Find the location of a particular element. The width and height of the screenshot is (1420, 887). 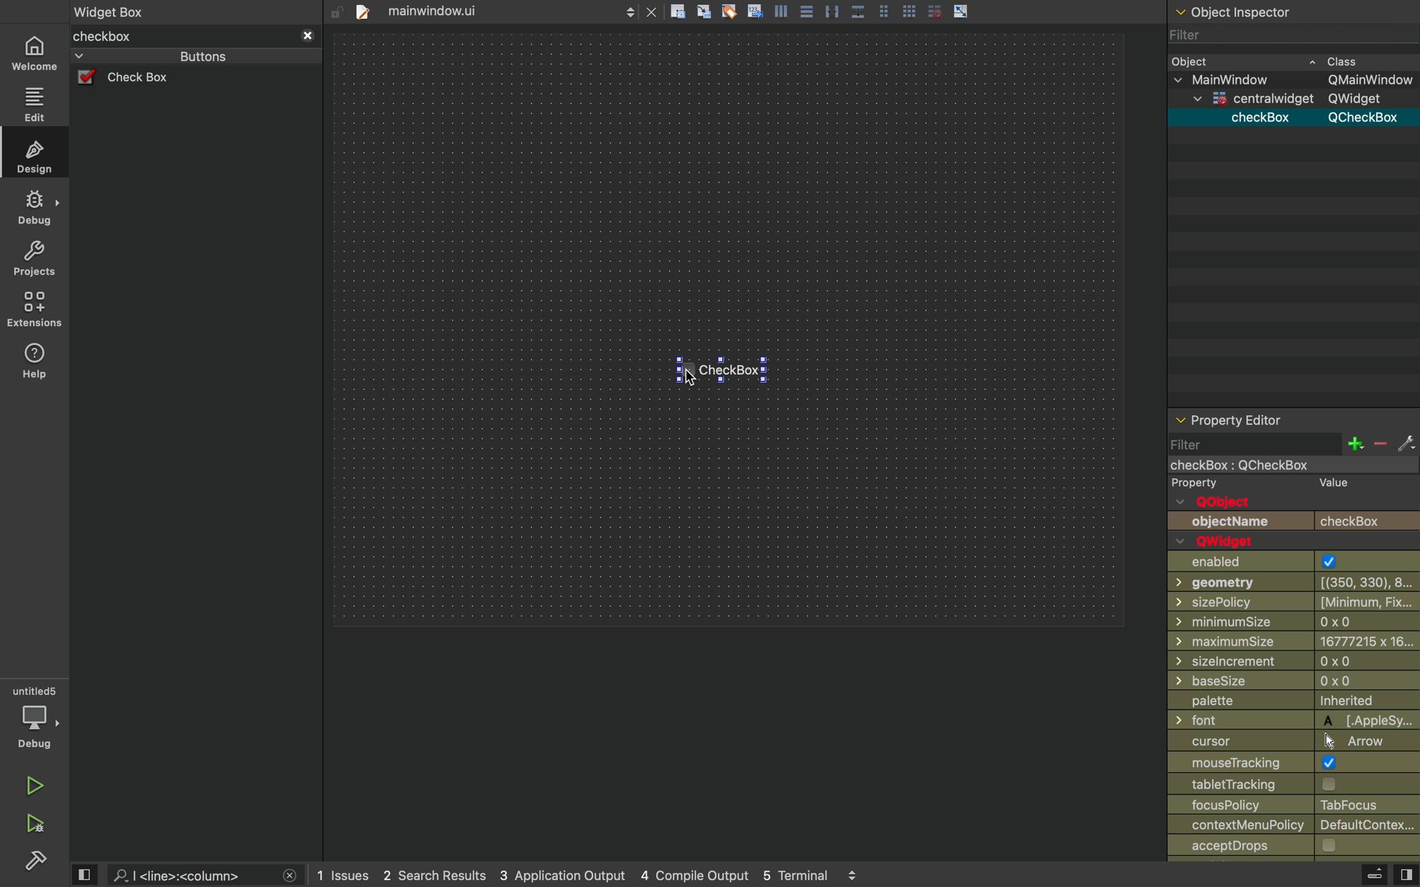

enabled is located at coordinates (1284, 562).